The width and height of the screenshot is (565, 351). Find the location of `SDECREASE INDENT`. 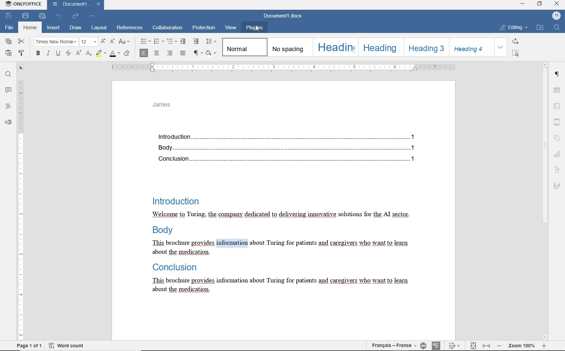

SDECREASE INDENT is located at coordinates (172, 42).